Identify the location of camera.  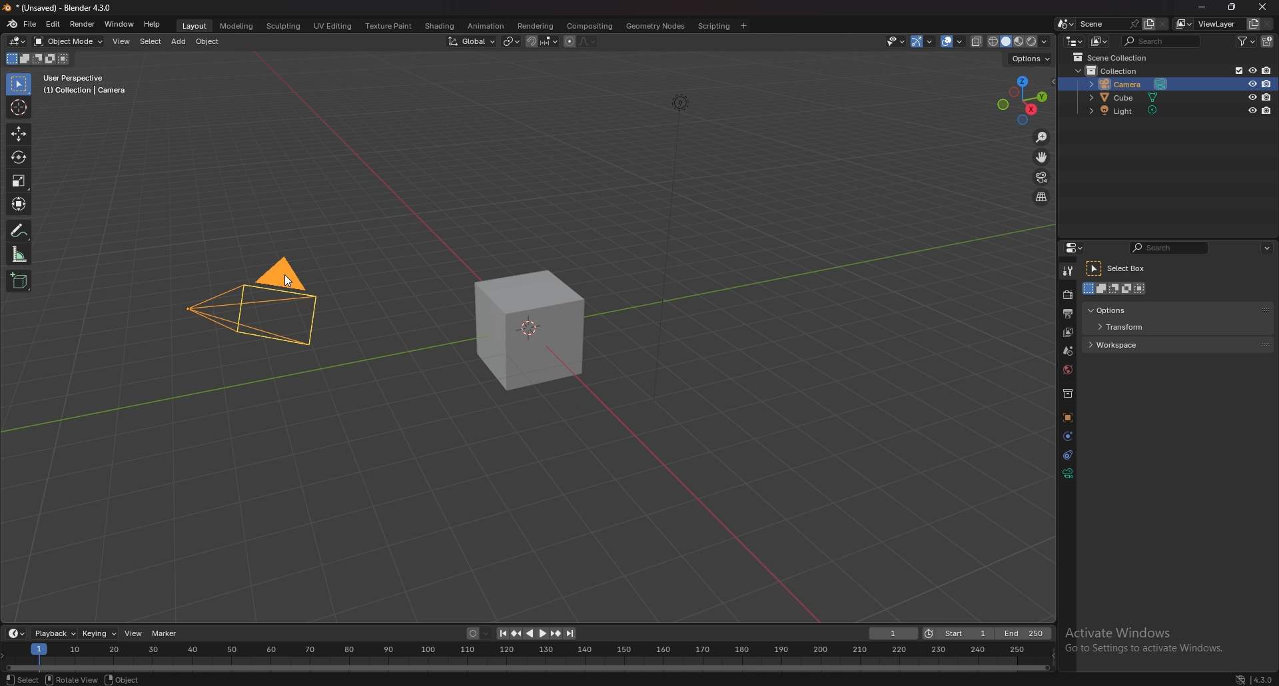
(252, 309).